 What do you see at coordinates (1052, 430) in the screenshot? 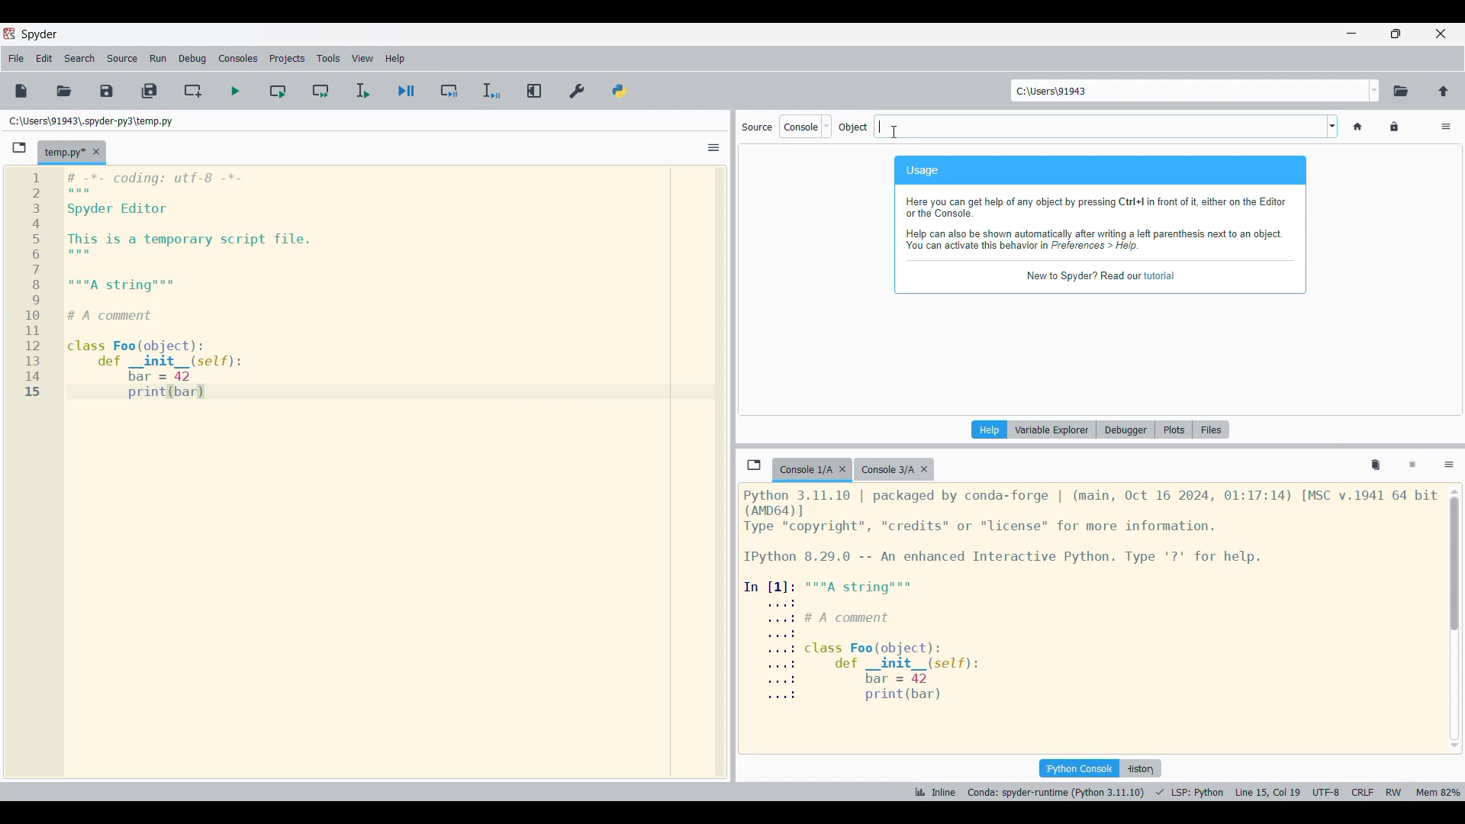
I see `Variable explorer` at bounding box center [1052, 430].